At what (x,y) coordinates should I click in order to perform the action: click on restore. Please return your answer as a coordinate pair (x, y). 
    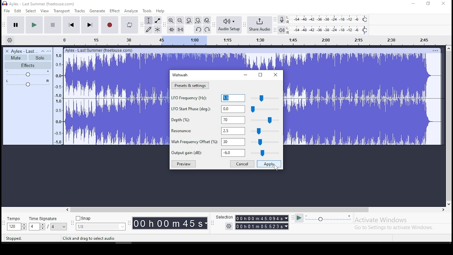
    Looking at the image, I should click on (428, 4).